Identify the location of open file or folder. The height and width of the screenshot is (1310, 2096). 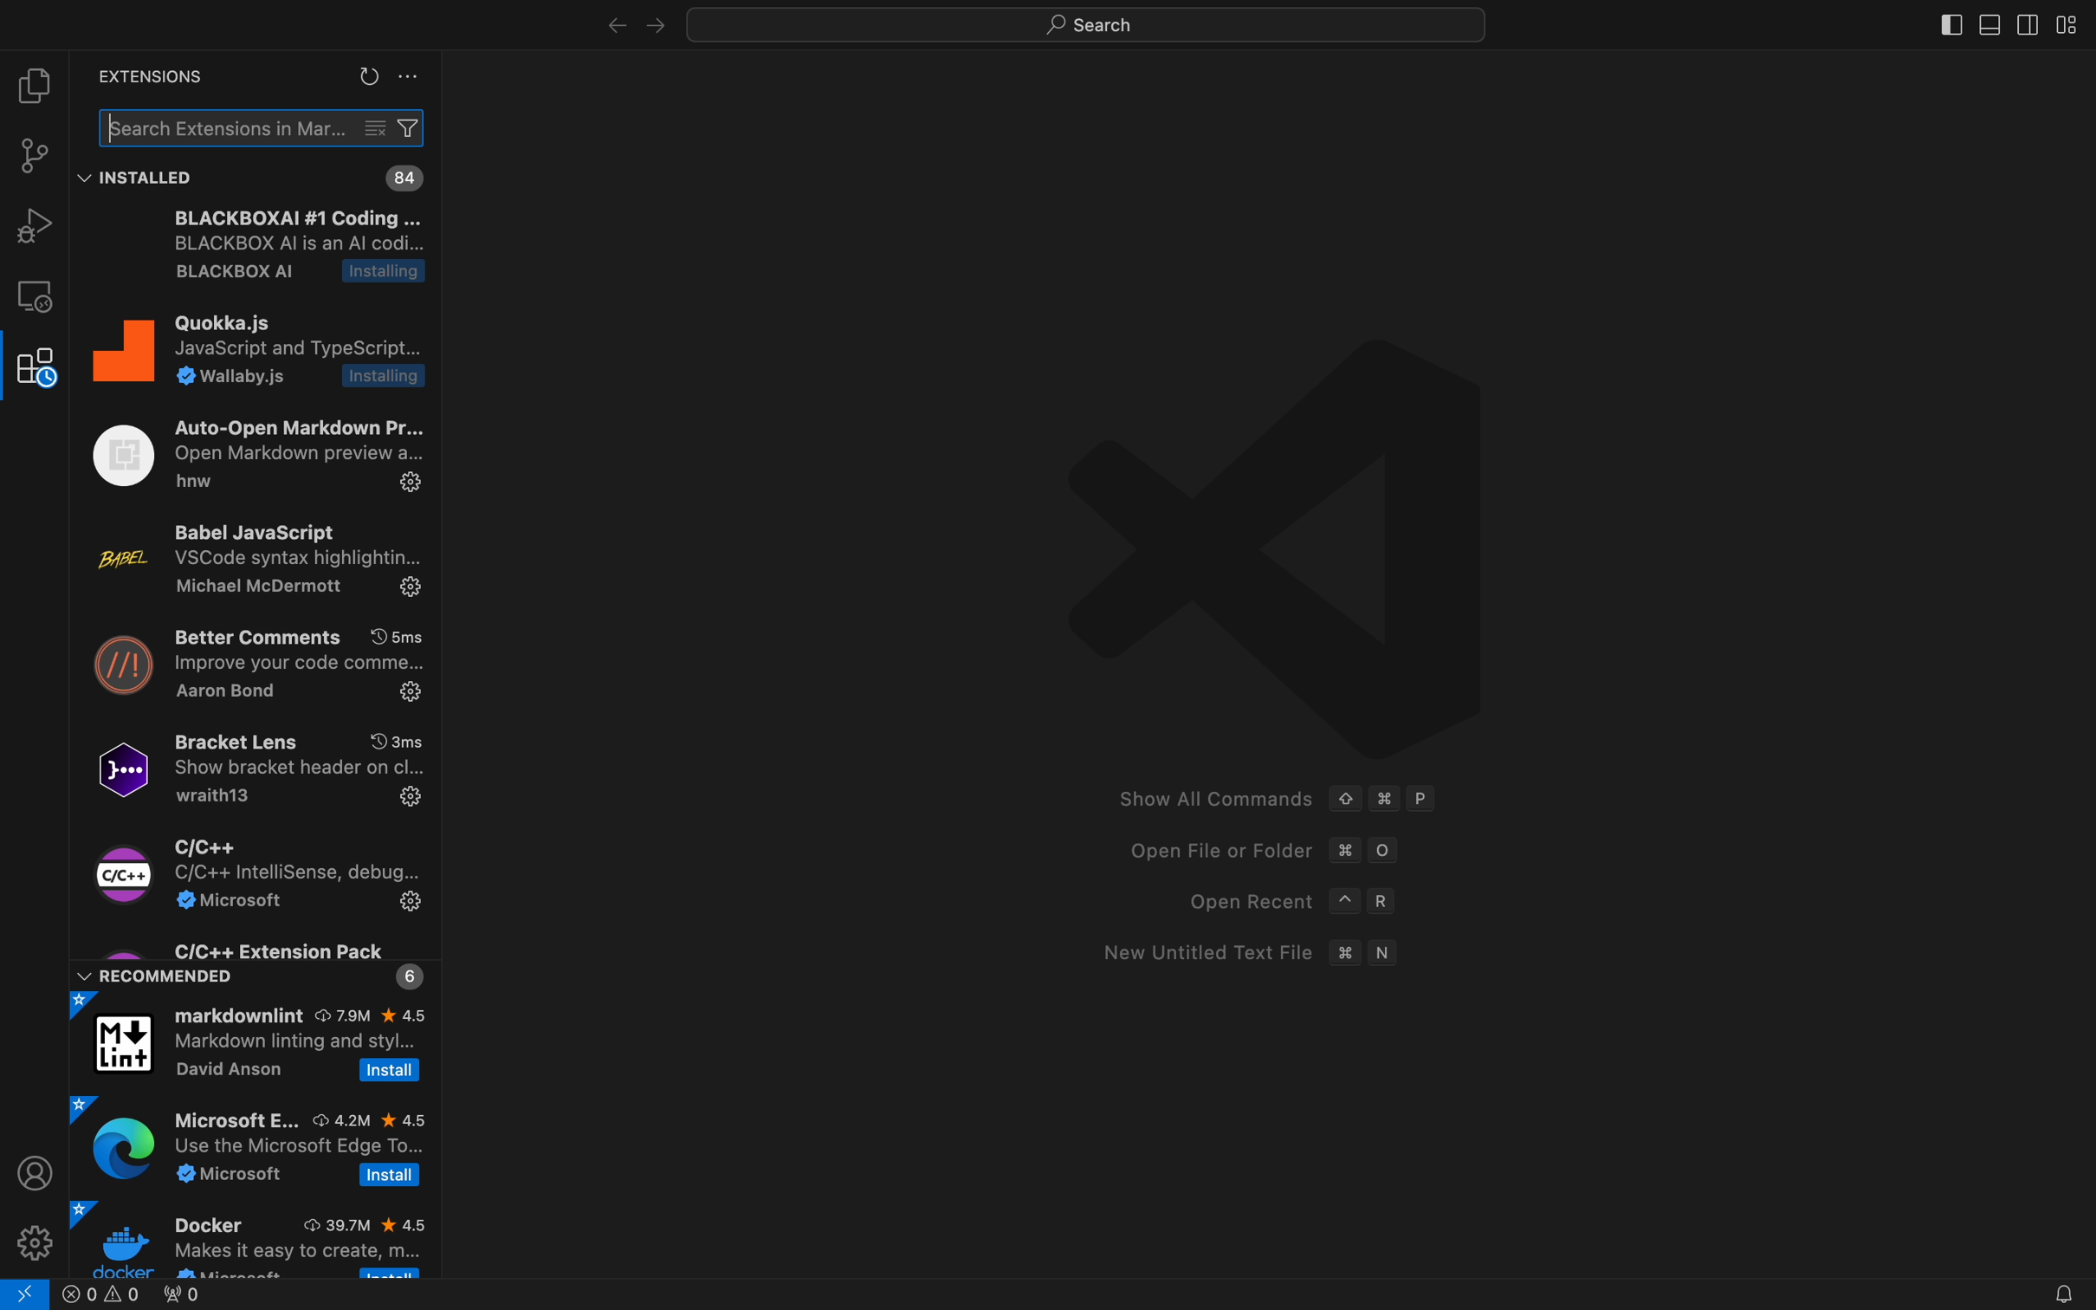
(1251, 853).